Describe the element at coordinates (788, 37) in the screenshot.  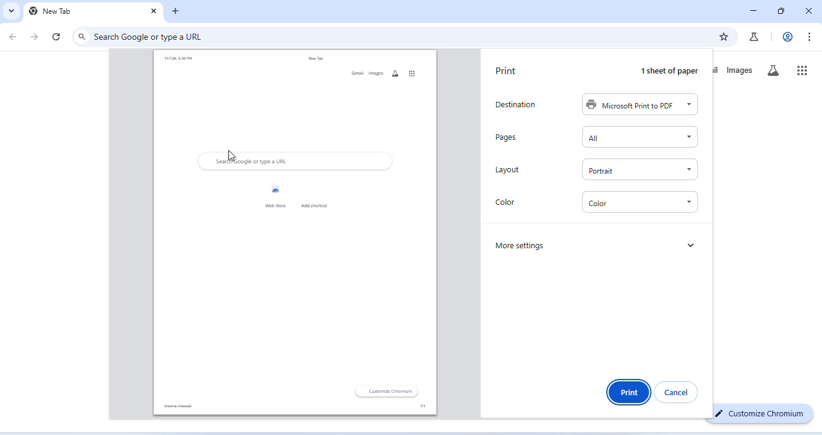
I see `account` at that location.